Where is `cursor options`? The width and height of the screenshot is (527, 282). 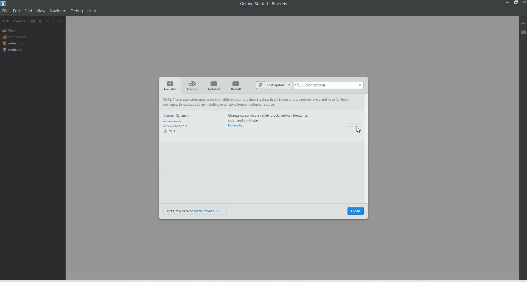 cursor options is located at coordinates (329, 85).